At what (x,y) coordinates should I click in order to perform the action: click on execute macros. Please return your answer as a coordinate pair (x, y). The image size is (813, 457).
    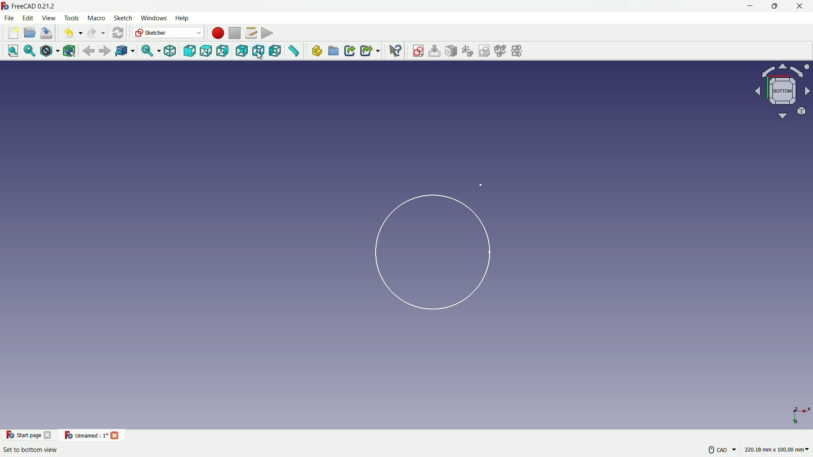
    Looking at the image, I should click on (268, 32).